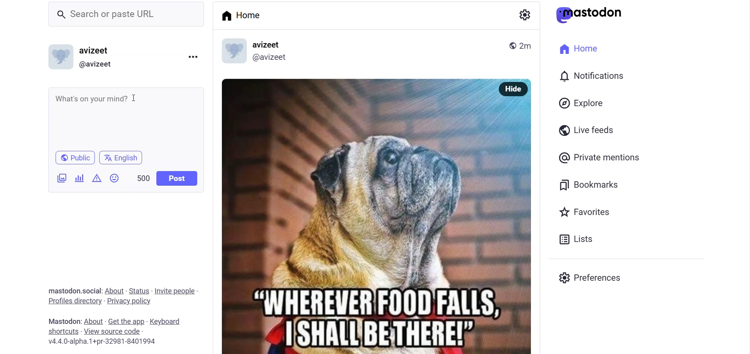 Image resolution: width=750 pixels, height=354 pixels. What do you see at coordinates (94, 321) in the screenshot?
I see `about` at bounding box center [94, 321].